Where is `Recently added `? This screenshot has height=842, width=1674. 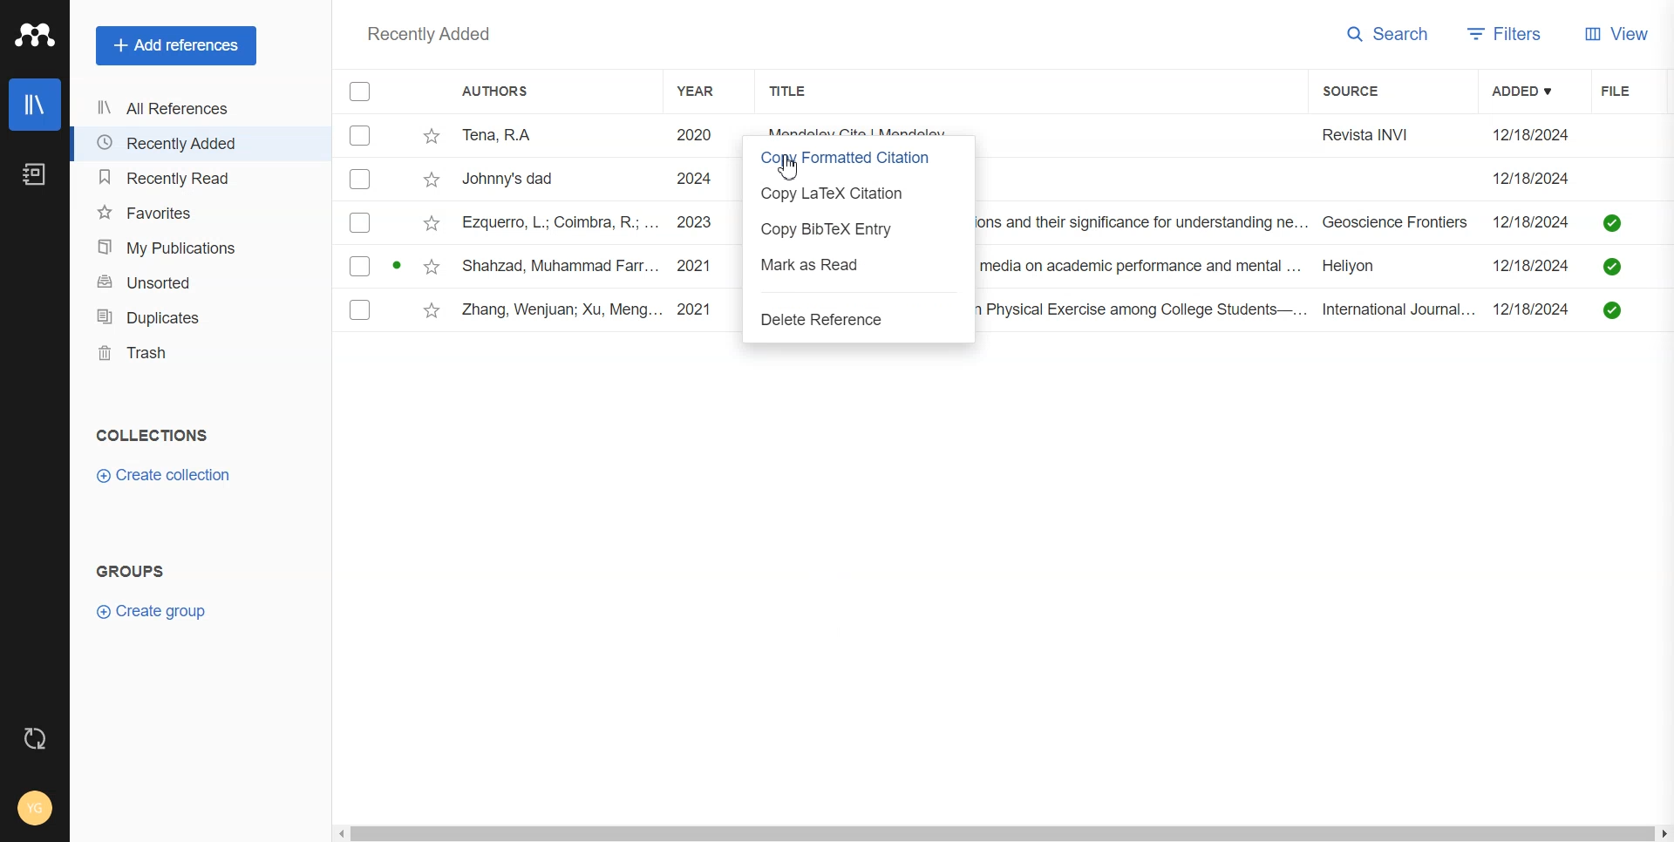 Recently added  is located at coordinates (431, 36).